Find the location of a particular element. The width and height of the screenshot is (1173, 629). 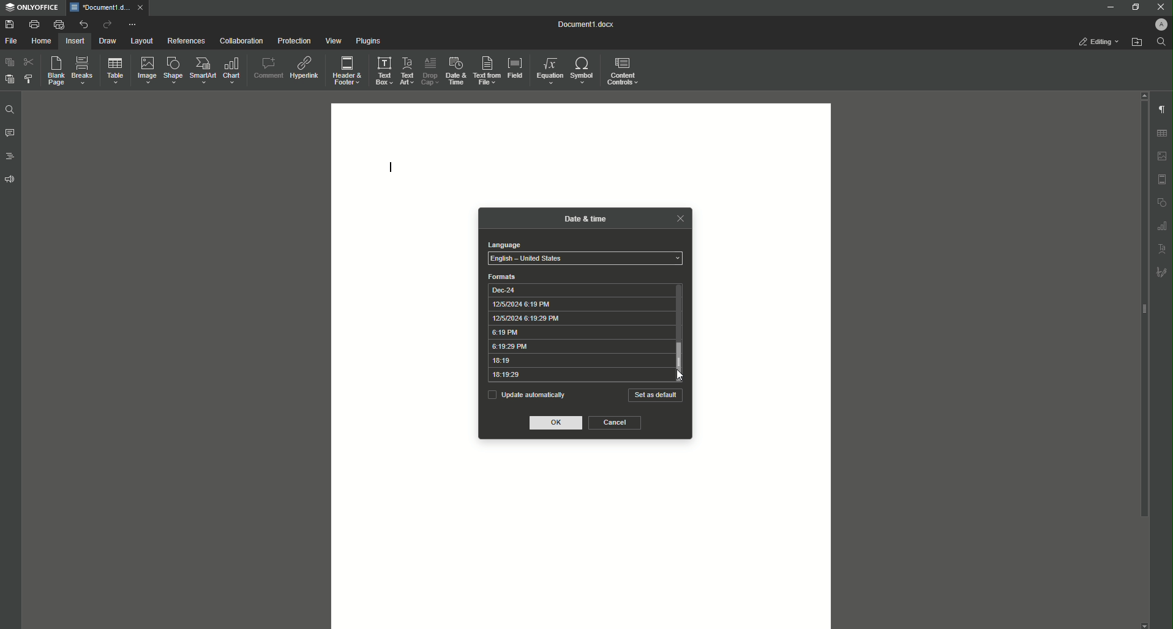

Restore is located at coordinates (1133, 7).